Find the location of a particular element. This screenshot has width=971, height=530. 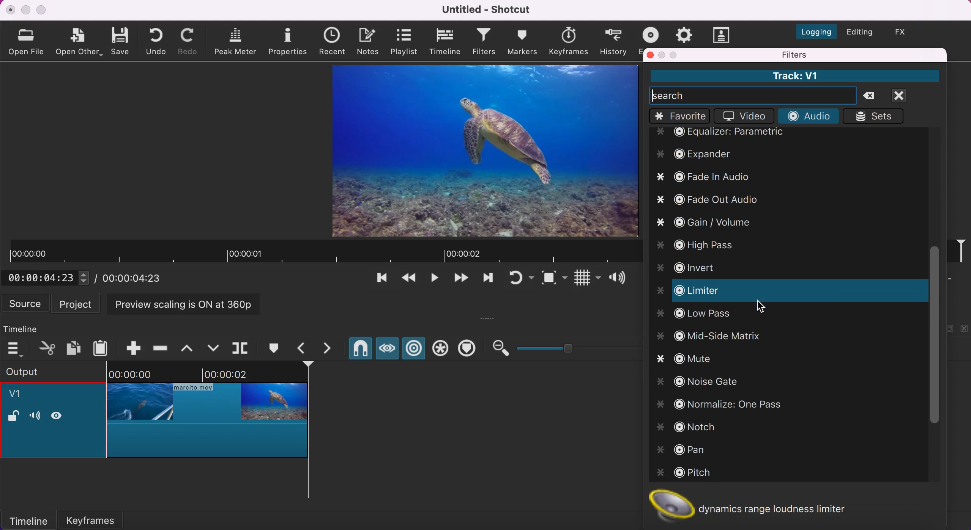

ripple markers is located at coordinates (469, 349).